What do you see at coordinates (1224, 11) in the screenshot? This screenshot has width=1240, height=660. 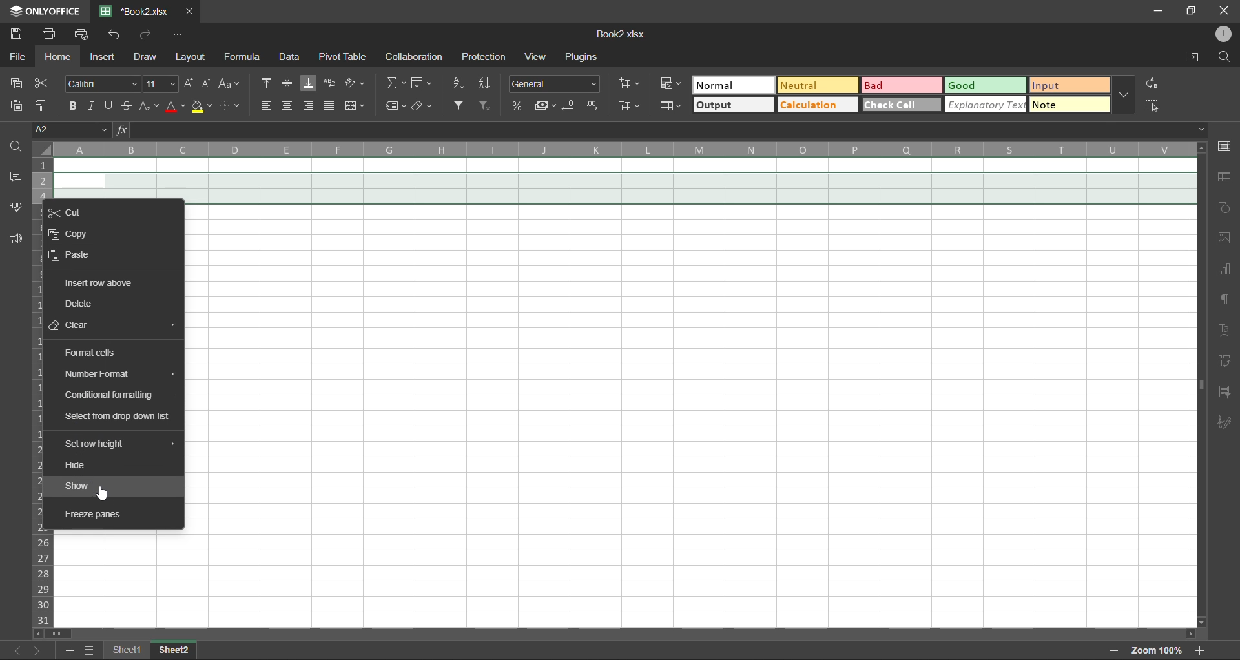 I see `close` at bounding box center [1224, 11].